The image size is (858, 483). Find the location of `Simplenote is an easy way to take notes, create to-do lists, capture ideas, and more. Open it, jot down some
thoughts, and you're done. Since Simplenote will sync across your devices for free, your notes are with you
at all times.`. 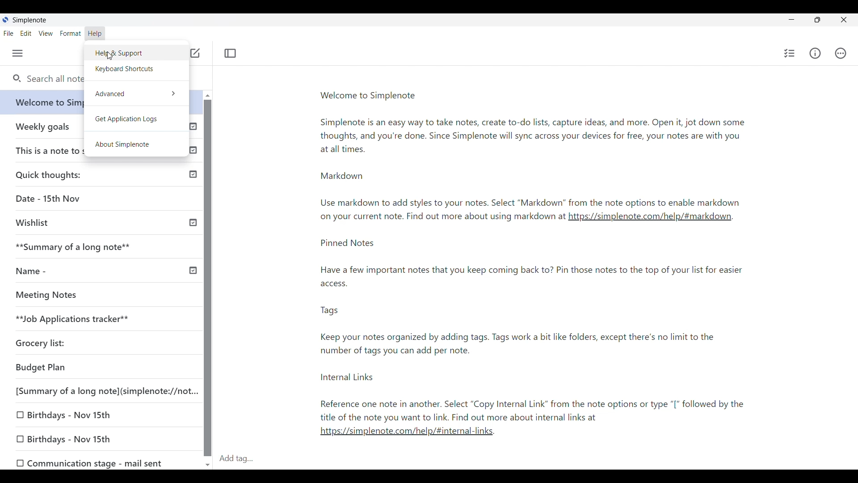

Simplenote is an easy way to take notes, create to-do lists, capture ideas, and more. Open it, jot down some
thoughts, and you're done. Since Simplenote will sync across your devices for free, your notes are with you
at all times. is located at coordinates (533, 137).